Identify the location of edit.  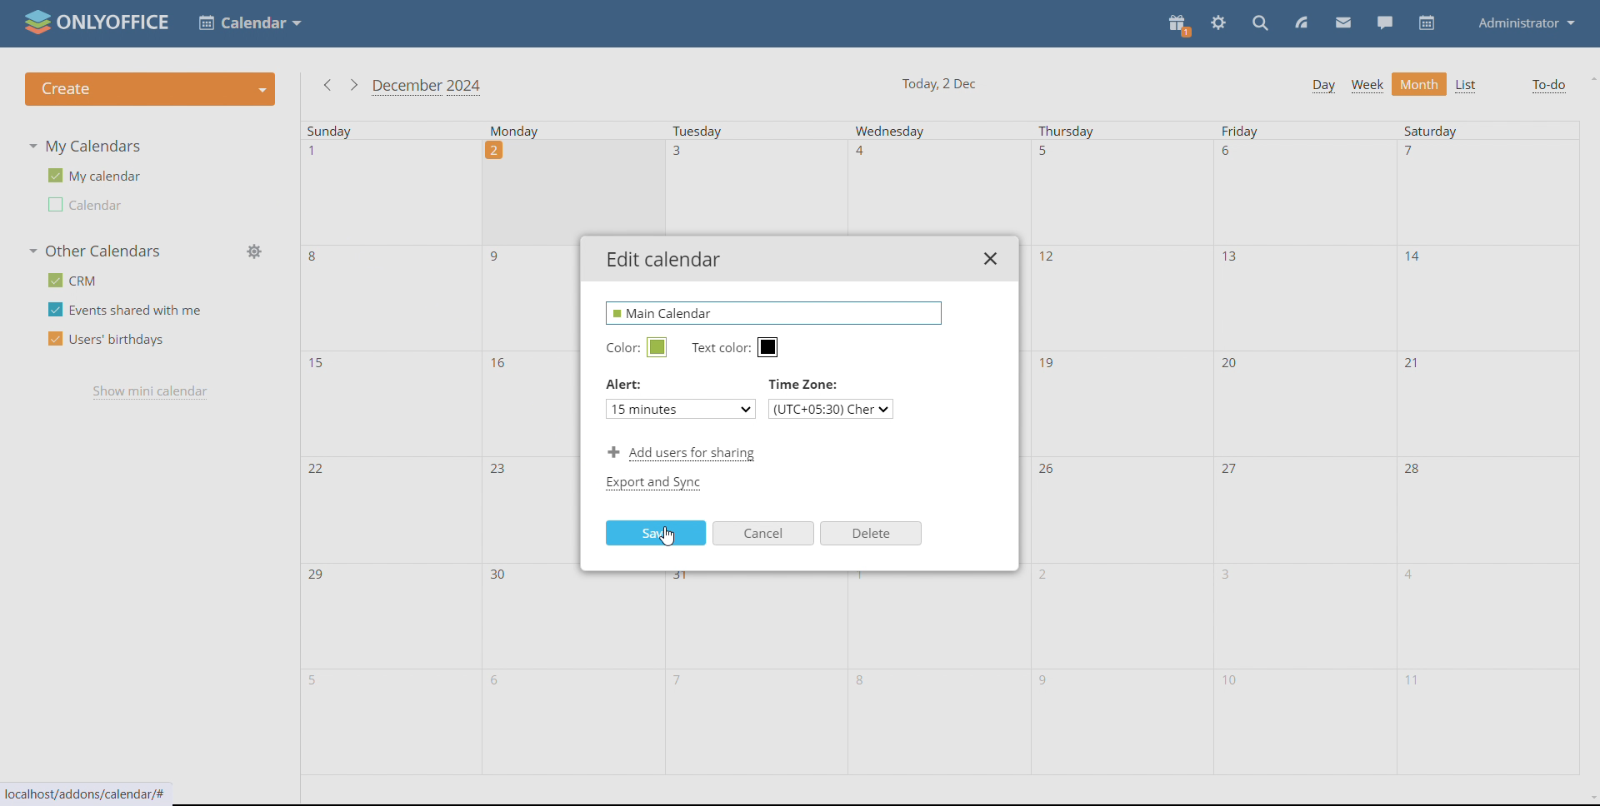
(257, 178).